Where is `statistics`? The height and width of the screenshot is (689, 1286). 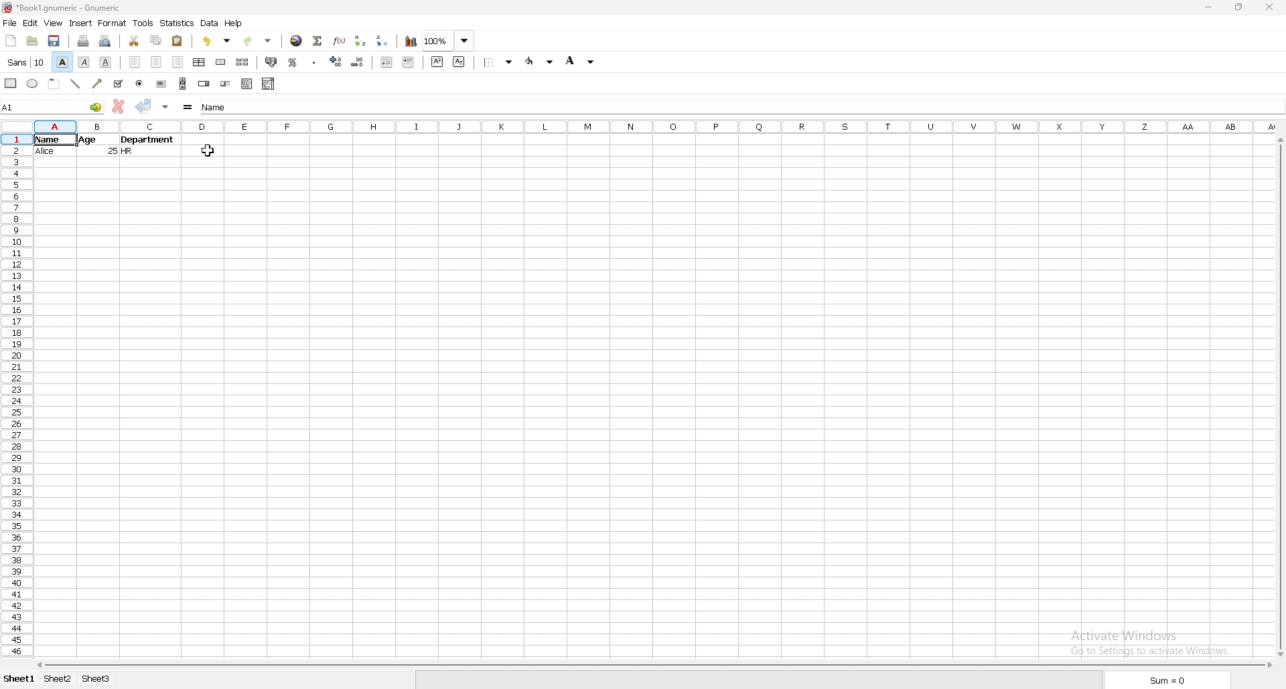
statistics is located at coordinates (177, 23).